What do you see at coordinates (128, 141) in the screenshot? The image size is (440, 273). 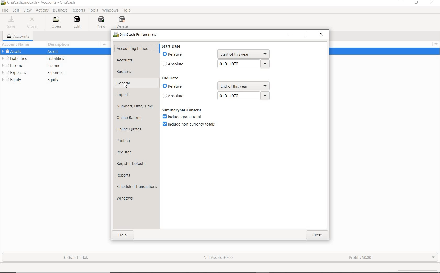 I see `PRINTING` at bounding box center [128, 141].